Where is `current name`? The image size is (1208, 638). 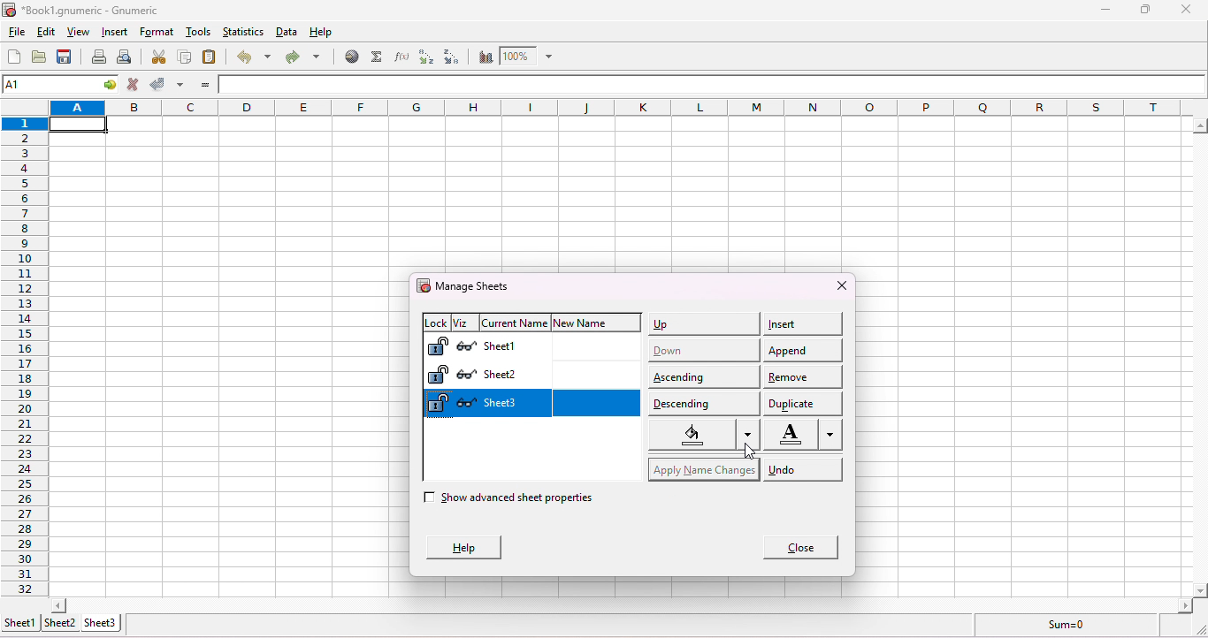
current name is located at coordinates (513, 322).